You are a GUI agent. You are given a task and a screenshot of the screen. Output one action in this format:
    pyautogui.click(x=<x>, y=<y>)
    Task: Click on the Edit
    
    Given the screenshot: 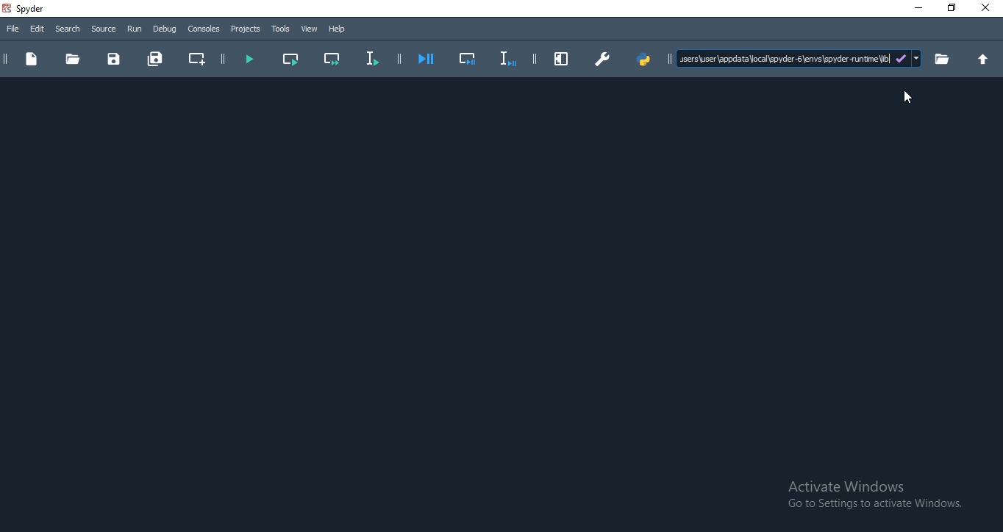 What is the action you would take?
    pyautogui.click(x=38, y=29)
    